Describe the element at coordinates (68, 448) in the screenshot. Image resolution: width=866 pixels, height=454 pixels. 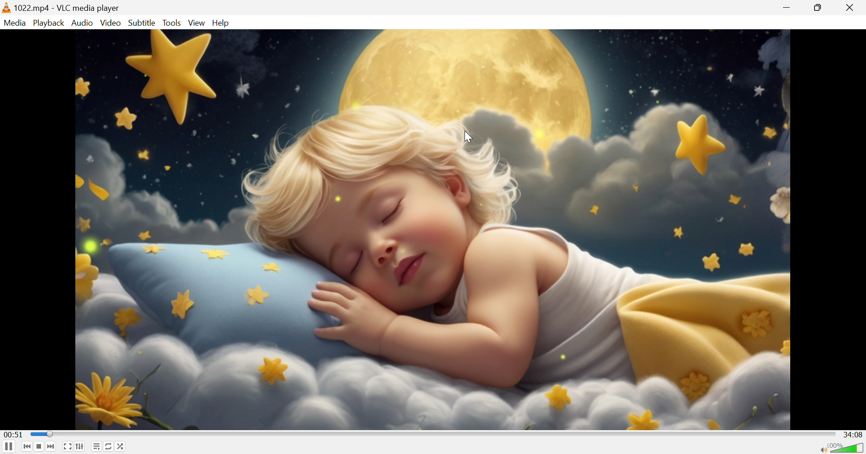
I see `Toggle the video in full screen` at that location.